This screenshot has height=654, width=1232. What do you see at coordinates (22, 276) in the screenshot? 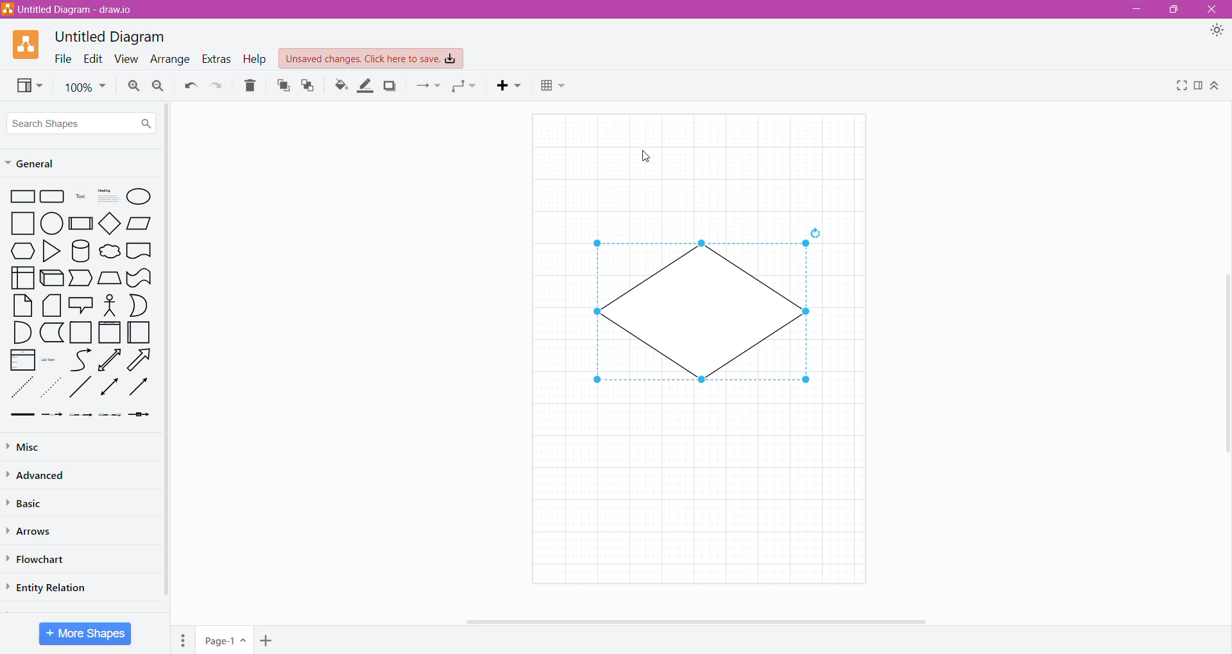
I see `Internal Document` at bounding box center [22, 276].